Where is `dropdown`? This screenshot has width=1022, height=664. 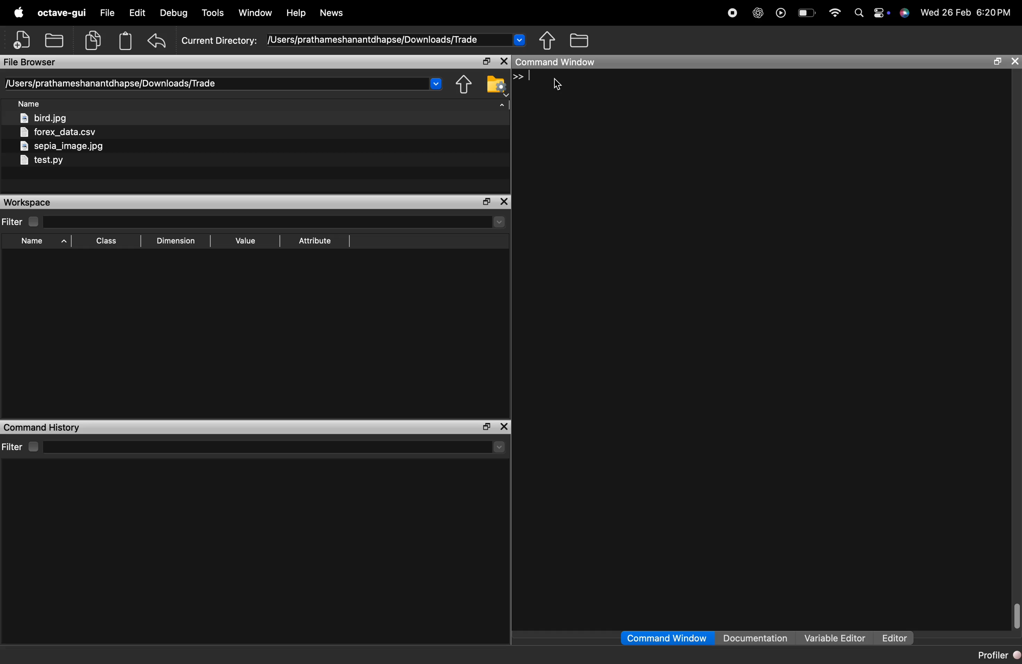
dropdown is located at coordinates (435, 83).